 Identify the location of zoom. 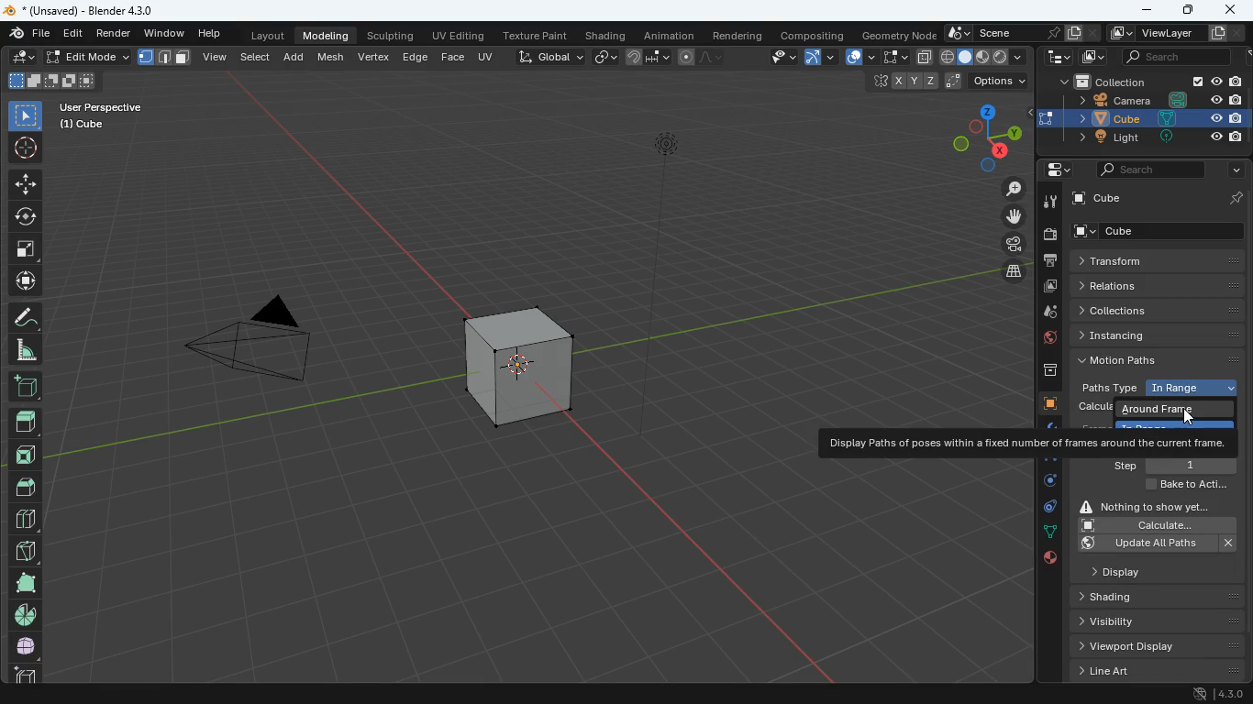
(1006, 190).